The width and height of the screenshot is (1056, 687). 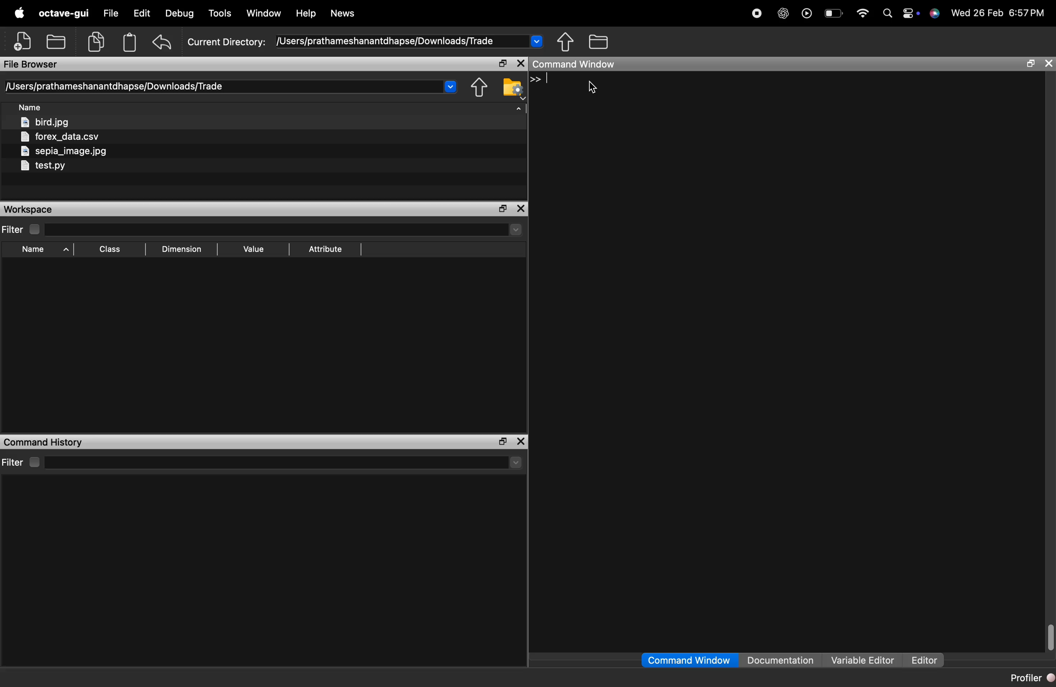 What do you see at coordinates (502, 441) in the screenshot?
I see `maximize` at bounding box center [502, 441].